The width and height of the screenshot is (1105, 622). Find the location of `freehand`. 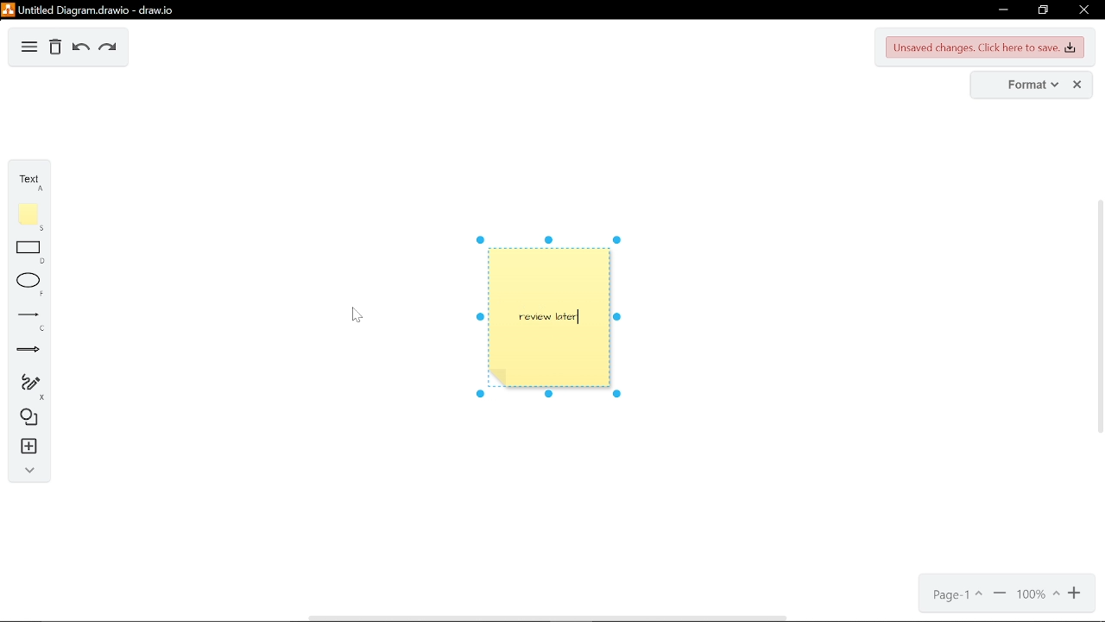

freehand is located at coordinates (28, 386).